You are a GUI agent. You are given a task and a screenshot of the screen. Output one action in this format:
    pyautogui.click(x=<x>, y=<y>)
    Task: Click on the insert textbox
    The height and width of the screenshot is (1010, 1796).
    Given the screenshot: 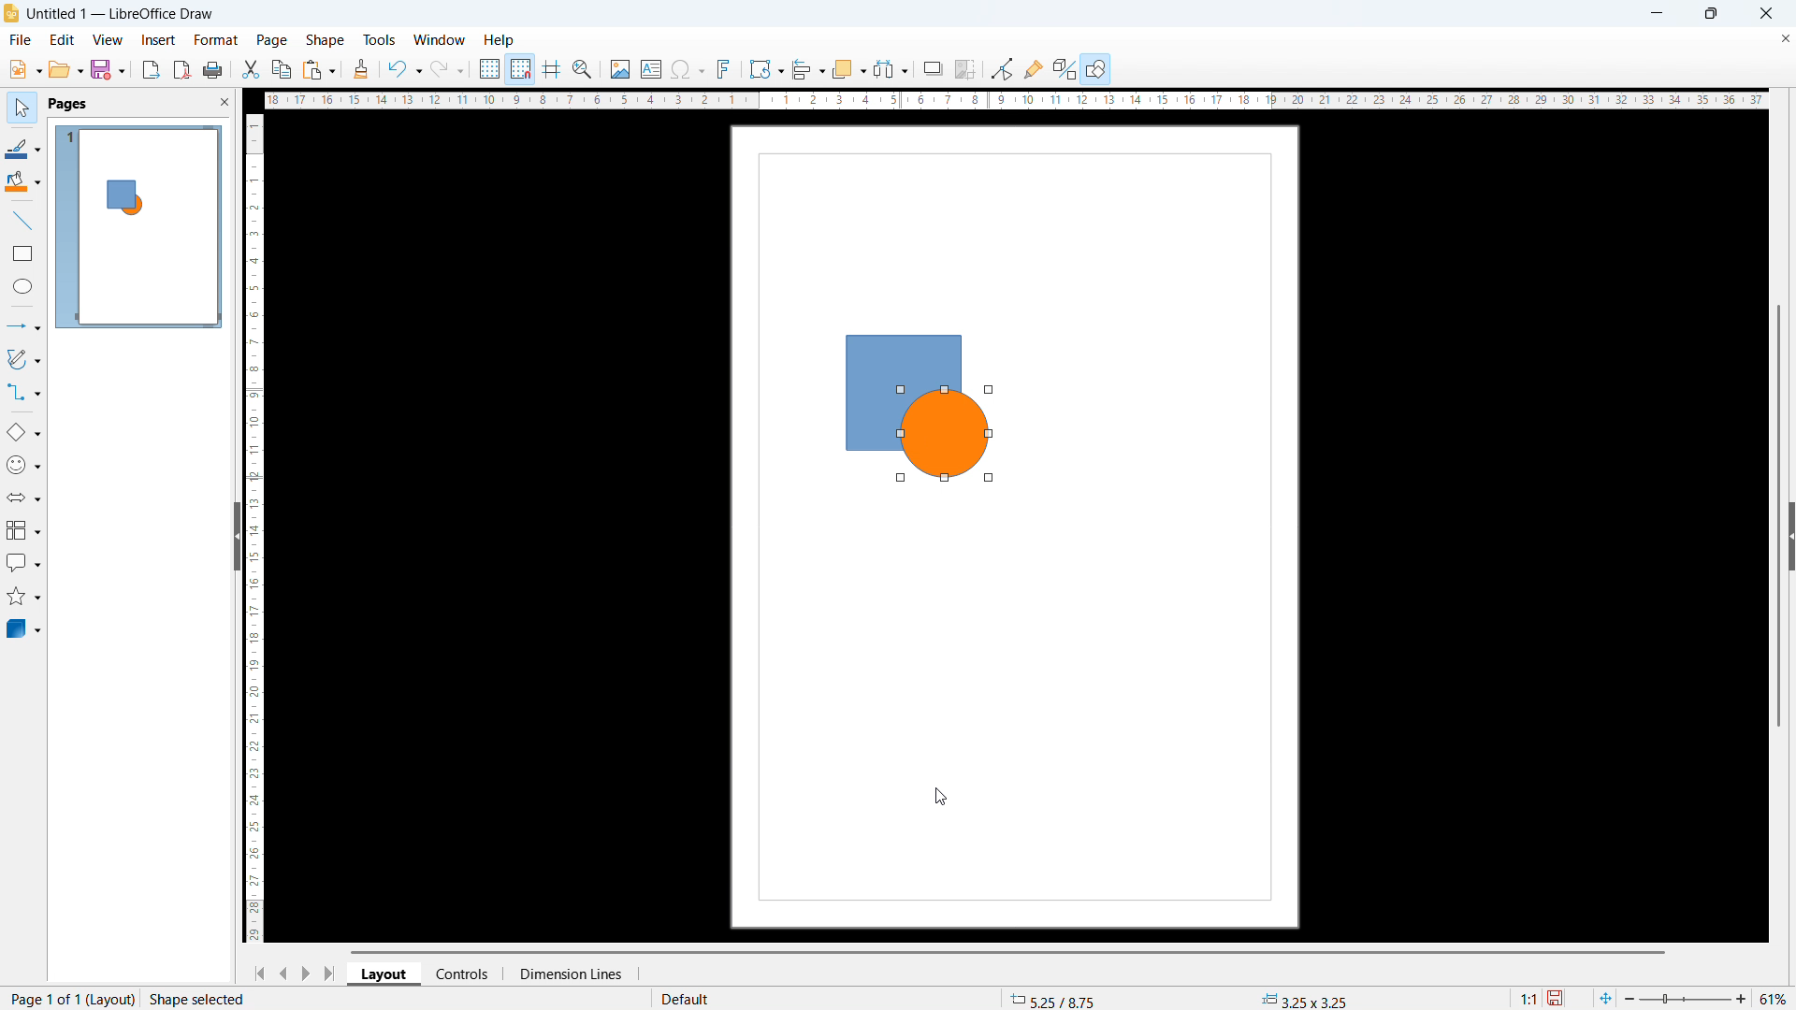 What is the action you would take?
    pyautogui.click(x=651, y=68)
    